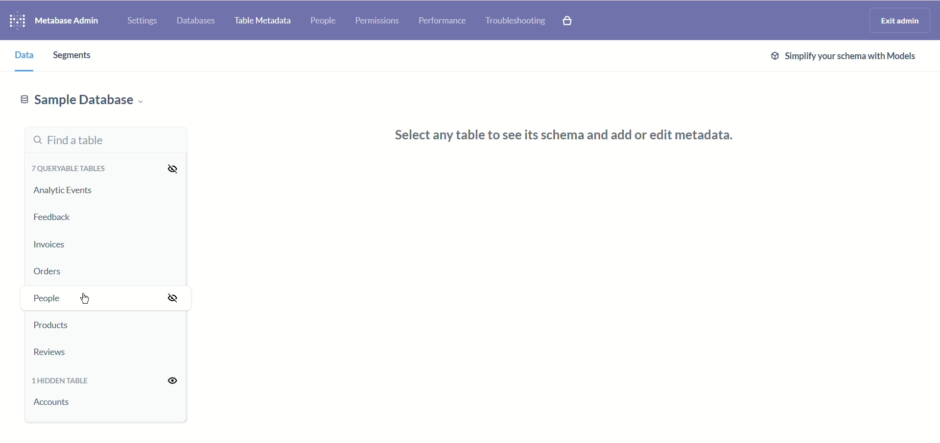  I want to click on Simplify tour schema with models, so click(841, 56).